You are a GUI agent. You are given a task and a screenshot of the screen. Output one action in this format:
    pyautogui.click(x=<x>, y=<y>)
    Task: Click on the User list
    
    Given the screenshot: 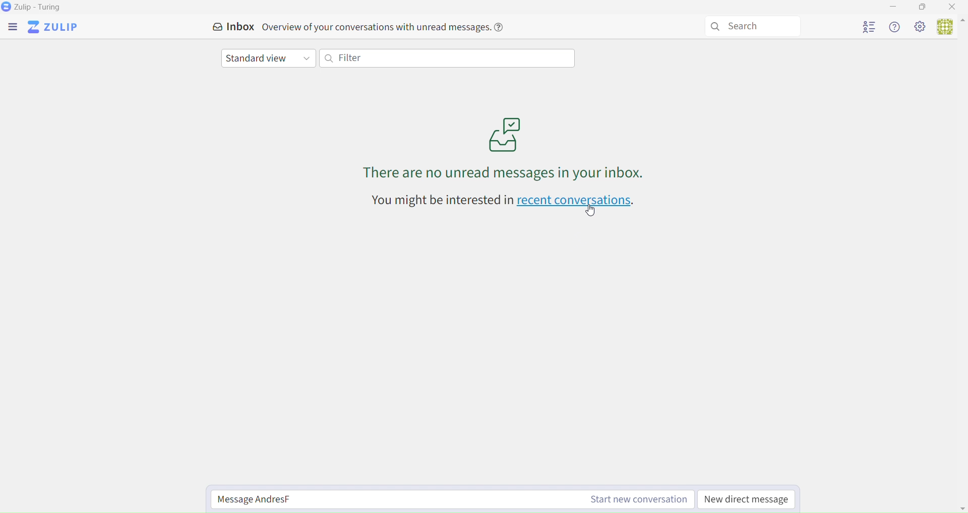 What is the action you would take?
    pyautogui.click(x=870, y=29)
    